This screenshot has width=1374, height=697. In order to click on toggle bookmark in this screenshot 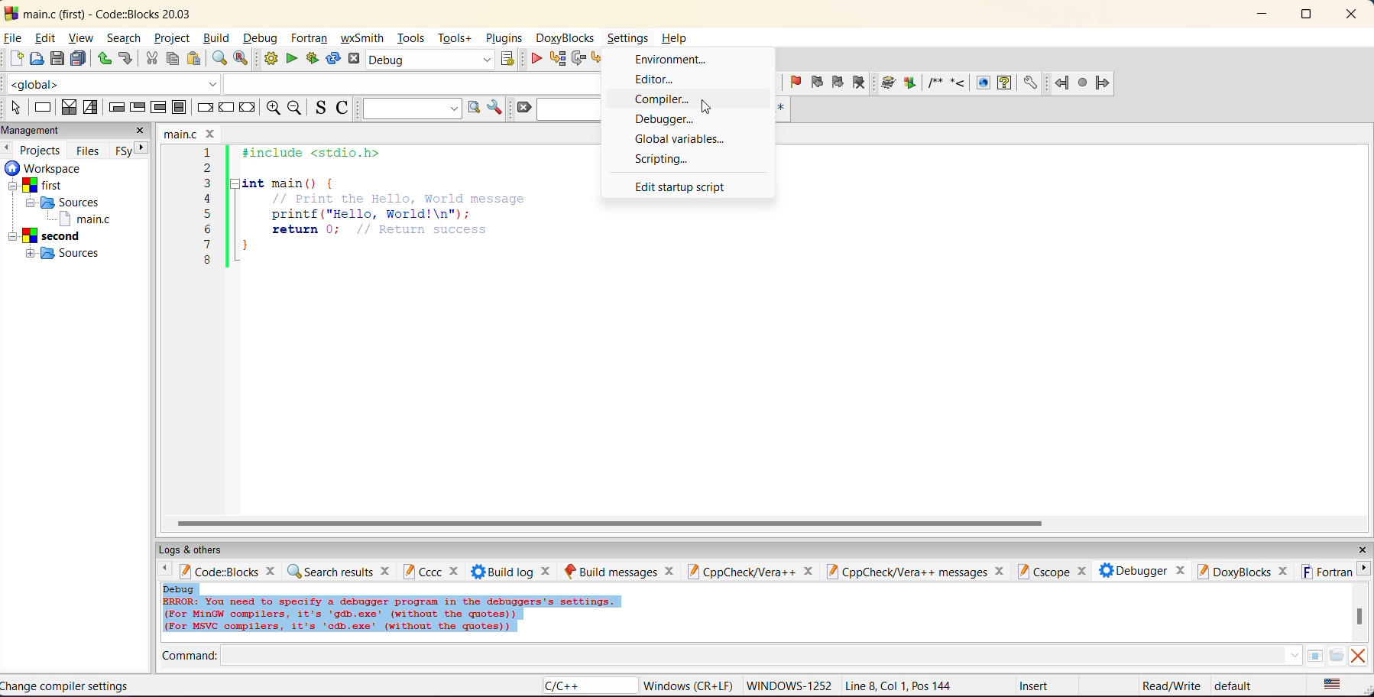, I will do `click(796, 83)`.